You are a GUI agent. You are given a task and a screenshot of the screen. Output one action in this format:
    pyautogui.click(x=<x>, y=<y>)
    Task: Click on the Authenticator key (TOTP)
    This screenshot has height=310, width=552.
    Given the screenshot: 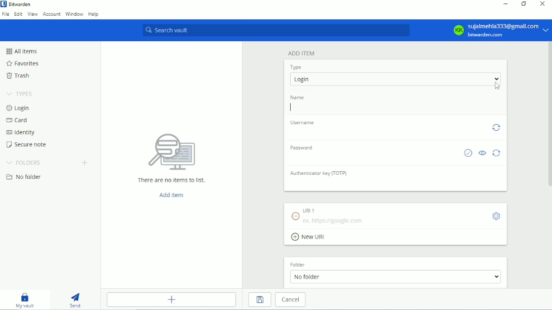 What is the action you would take?
    pyautogui.click(x=321, y=175)
    